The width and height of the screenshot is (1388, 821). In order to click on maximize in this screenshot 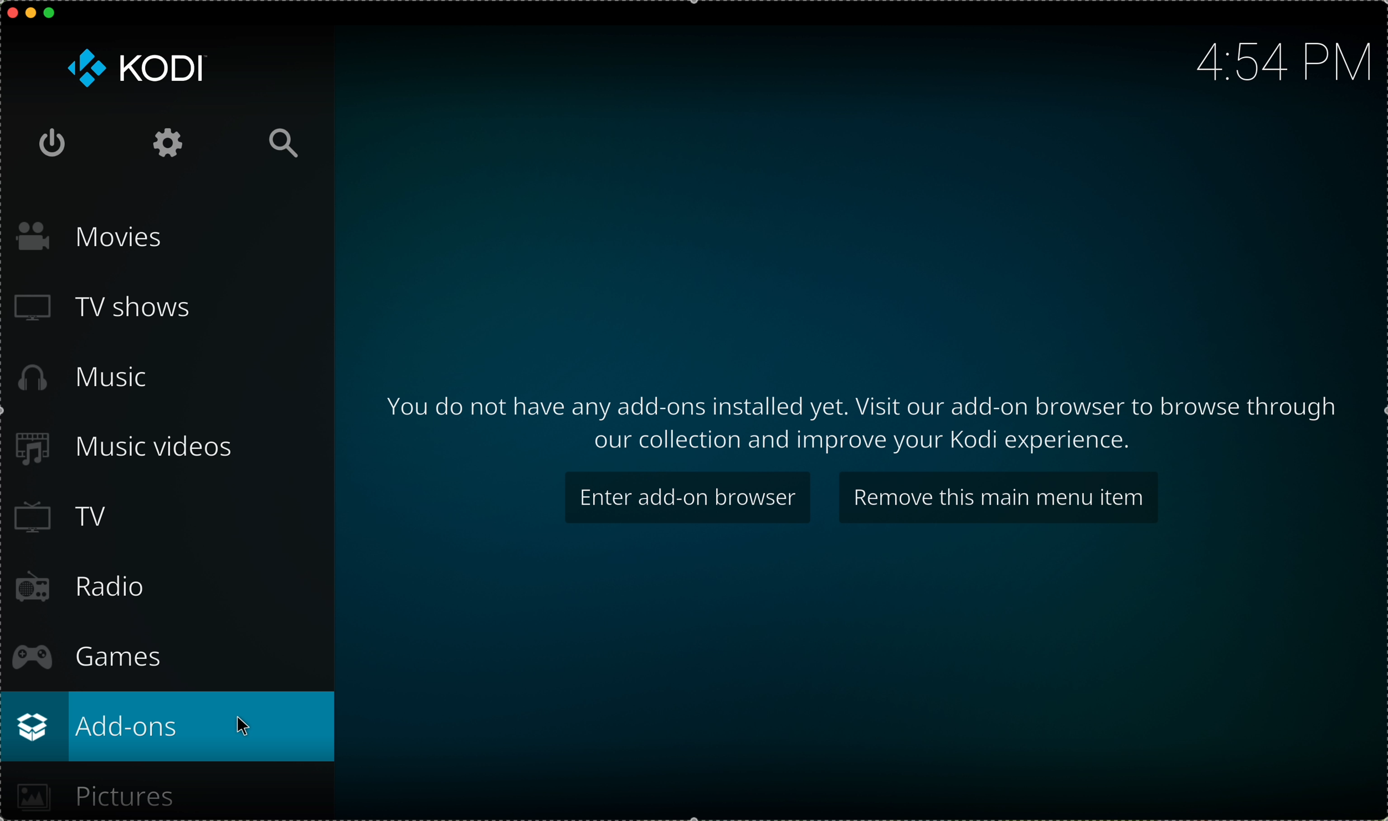, I will do `click(51, 13)`.